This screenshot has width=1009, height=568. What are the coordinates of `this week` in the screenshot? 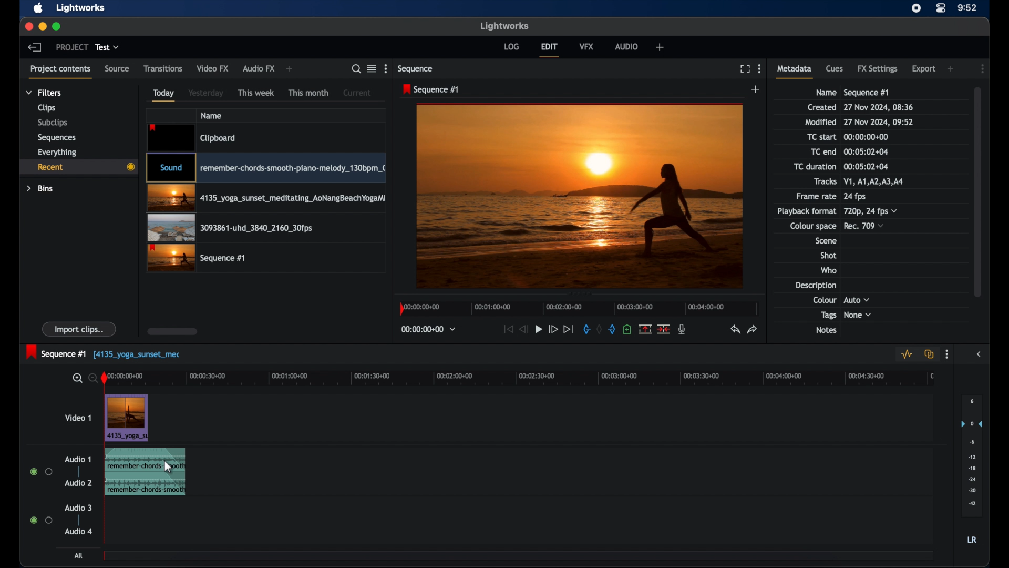 It's located at (256, 92).